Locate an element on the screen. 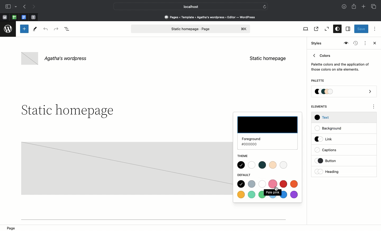 Image resolution: width=381 pixels, height=231 pixels. Text is located at coordinates (323, 118).